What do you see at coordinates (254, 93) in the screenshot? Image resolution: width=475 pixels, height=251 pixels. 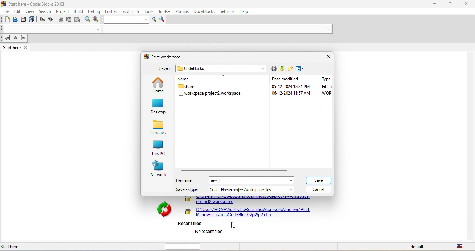 I see `workspace projects2.workspace 06-12-2024 11:57AM WOR` at bounding box center [254, 93].